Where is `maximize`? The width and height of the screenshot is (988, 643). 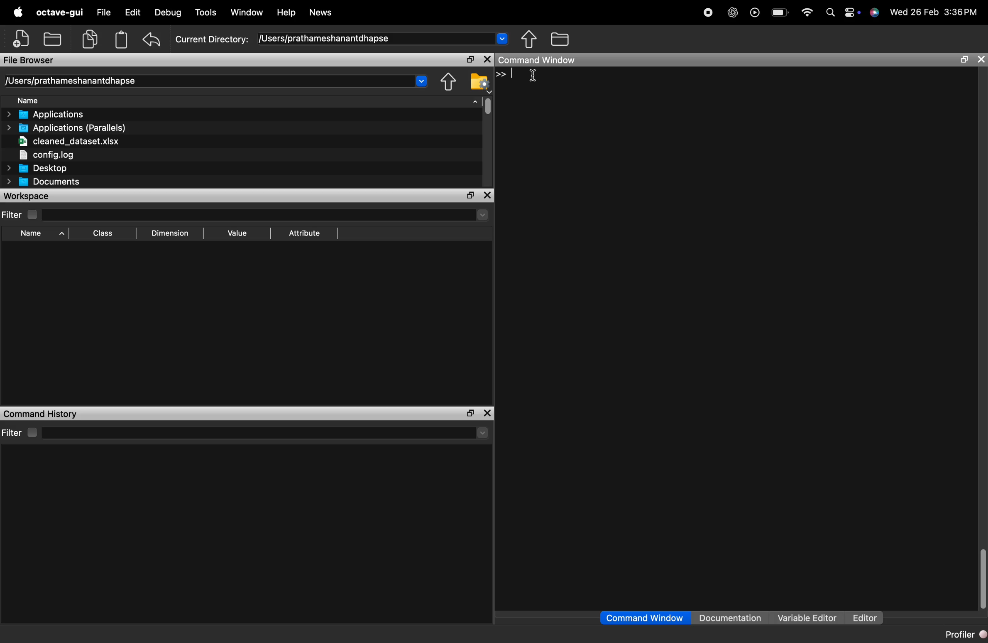
maximize is located at coordinates (470, 60).